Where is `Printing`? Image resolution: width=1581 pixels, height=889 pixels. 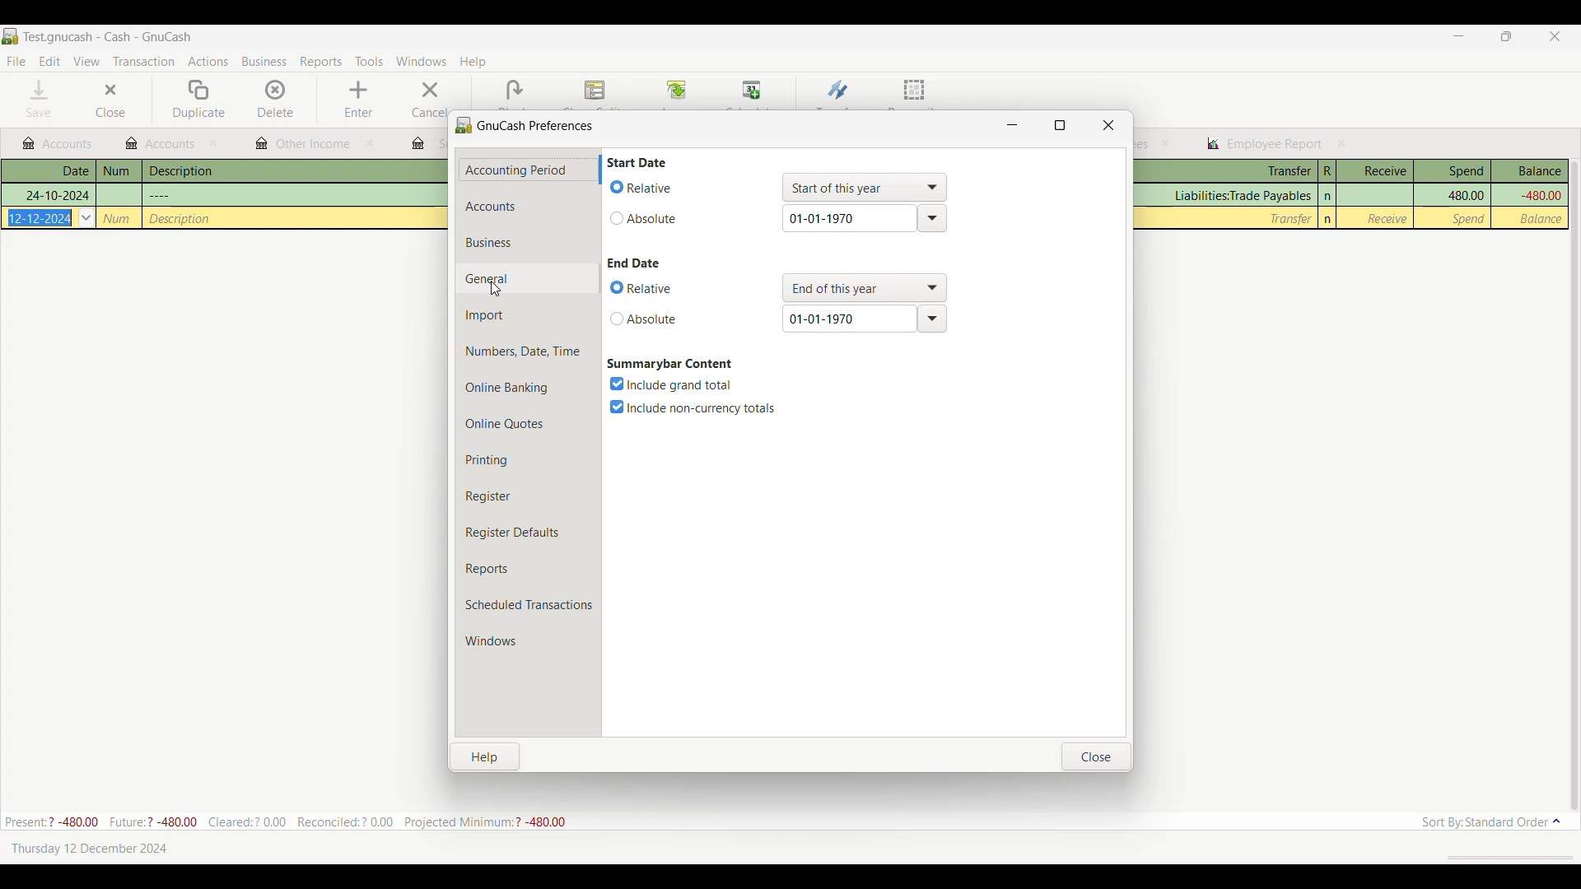 Printing is located at coordinates (527, 460).